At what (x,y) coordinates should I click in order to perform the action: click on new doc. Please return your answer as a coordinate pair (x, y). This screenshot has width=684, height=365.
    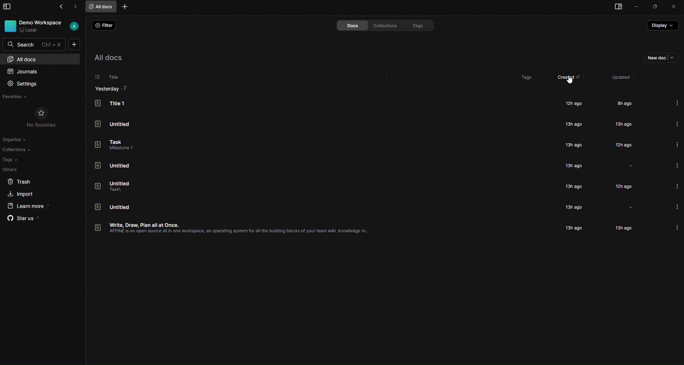
    Looking at the image, I should click on (662, 57).